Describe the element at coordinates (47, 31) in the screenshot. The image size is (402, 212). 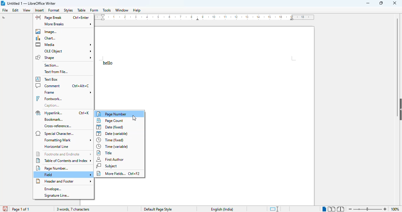
I see `image` at that location.